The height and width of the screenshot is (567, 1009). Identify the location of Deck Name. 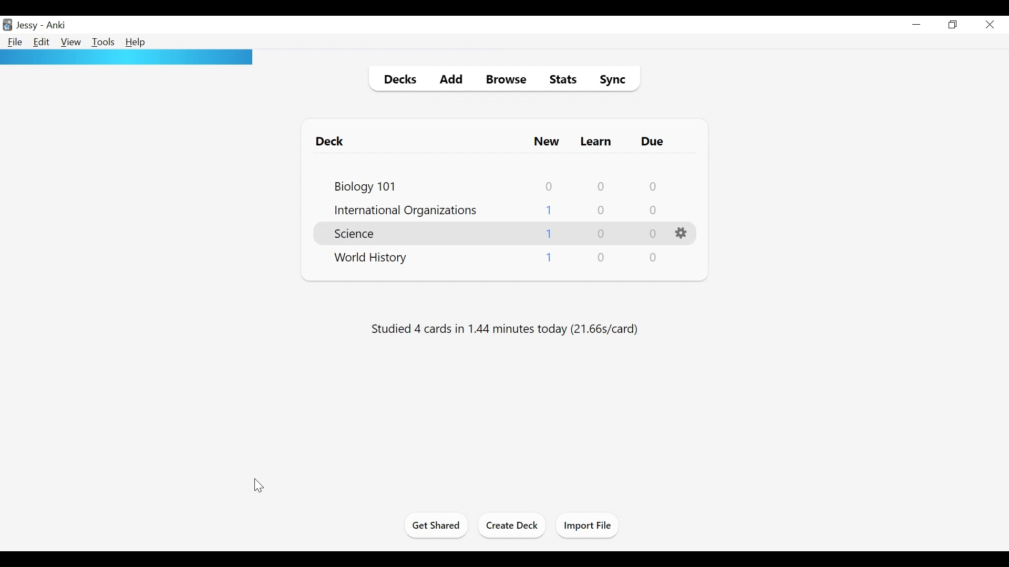
(368, 188).